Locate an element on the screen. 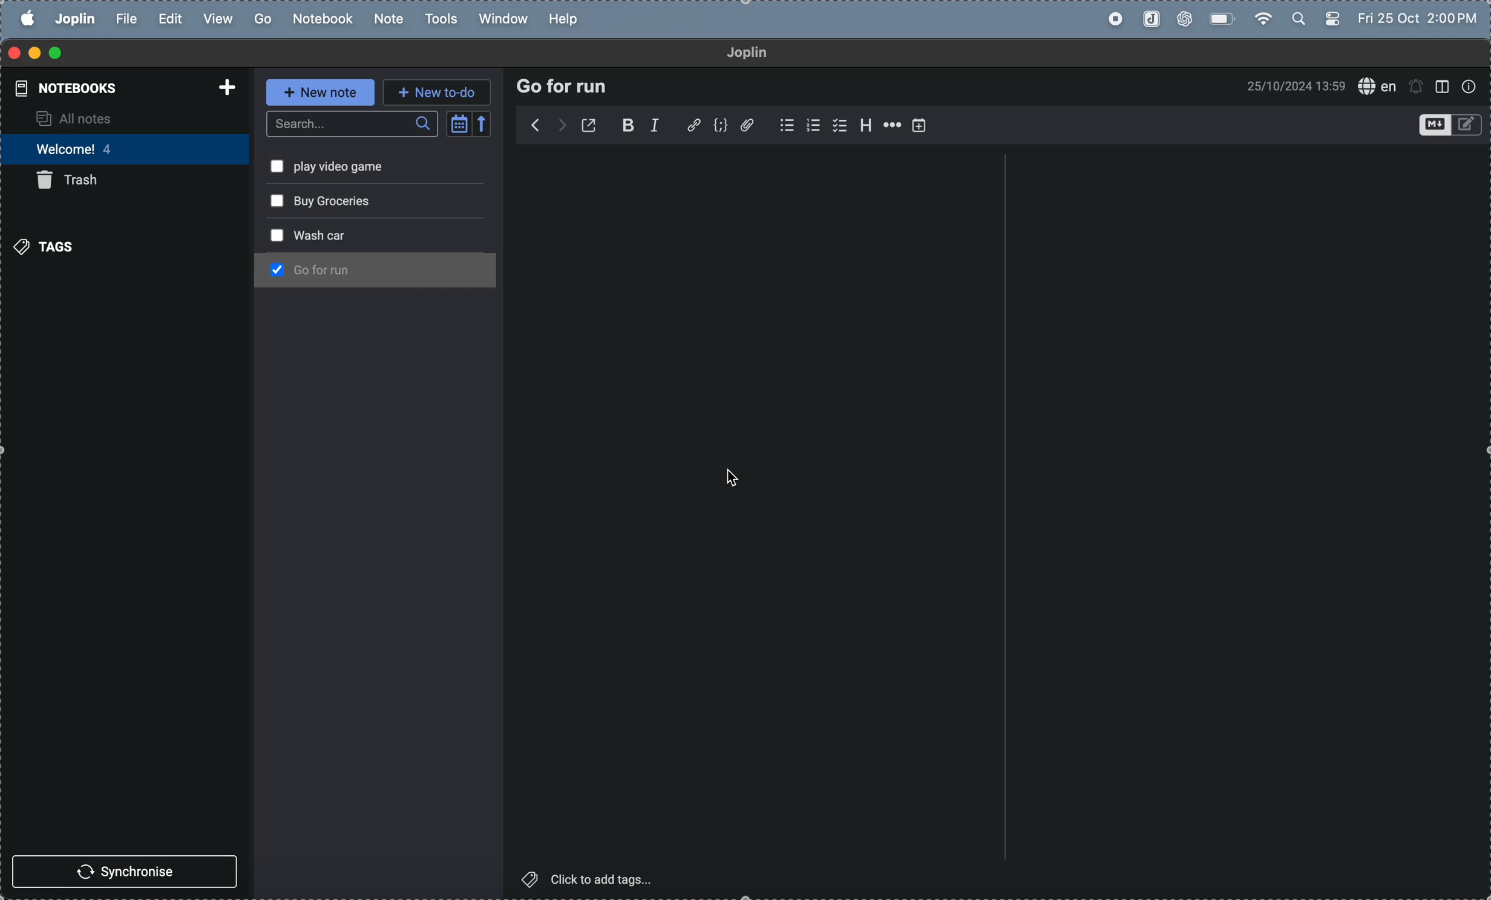 Image resolution: width=1491 pixels, height=900 pixels. go is located at coordinates (260, 18).